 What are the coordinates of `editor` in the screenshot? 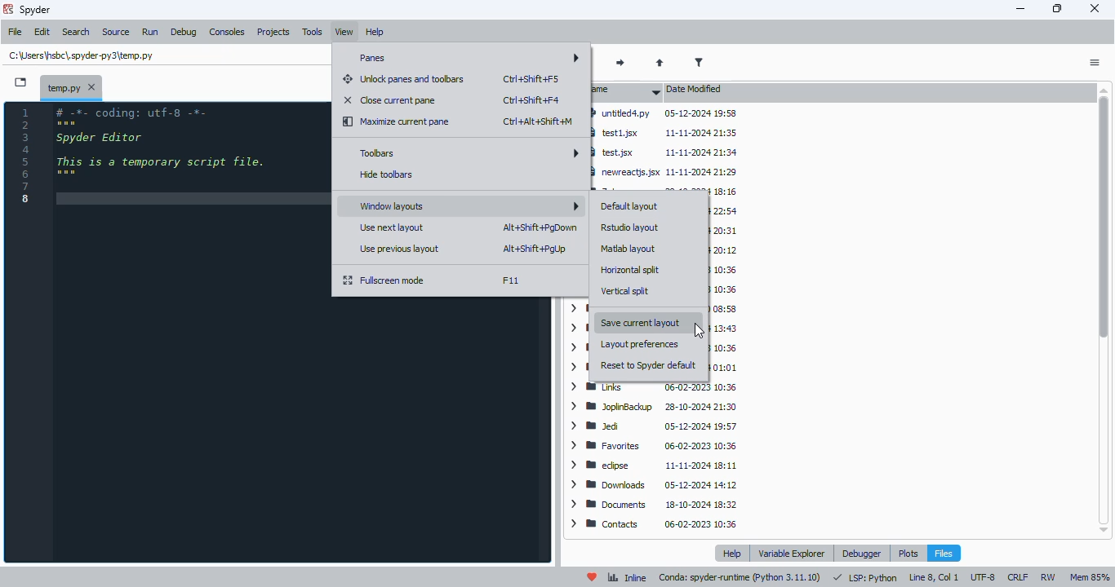 It's located at (188, 333).